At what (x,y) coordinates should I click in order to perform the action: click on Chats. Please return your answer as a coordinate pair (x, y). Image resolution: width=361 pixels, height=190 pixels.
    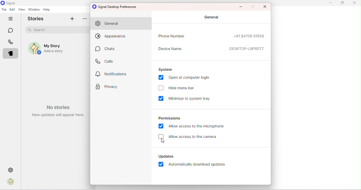
    Looking at the image, I should click on (11, 31).